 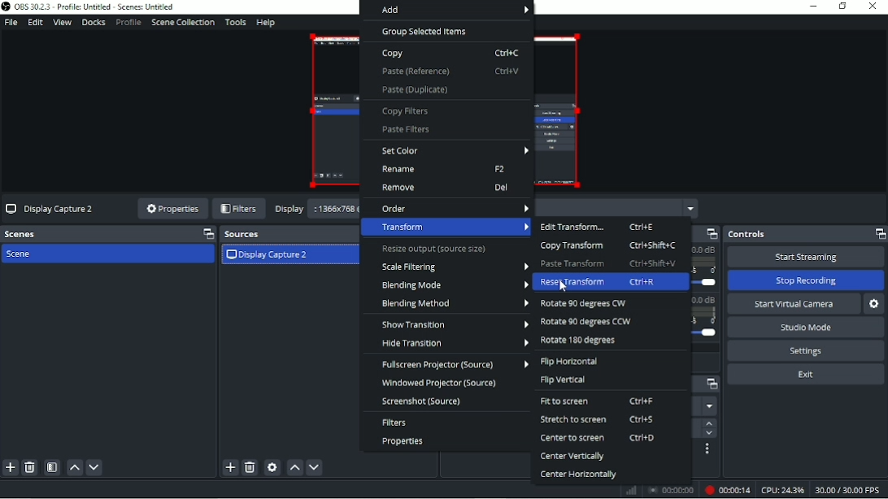 I want to click on Hide transition, so click(x=454, y=343).